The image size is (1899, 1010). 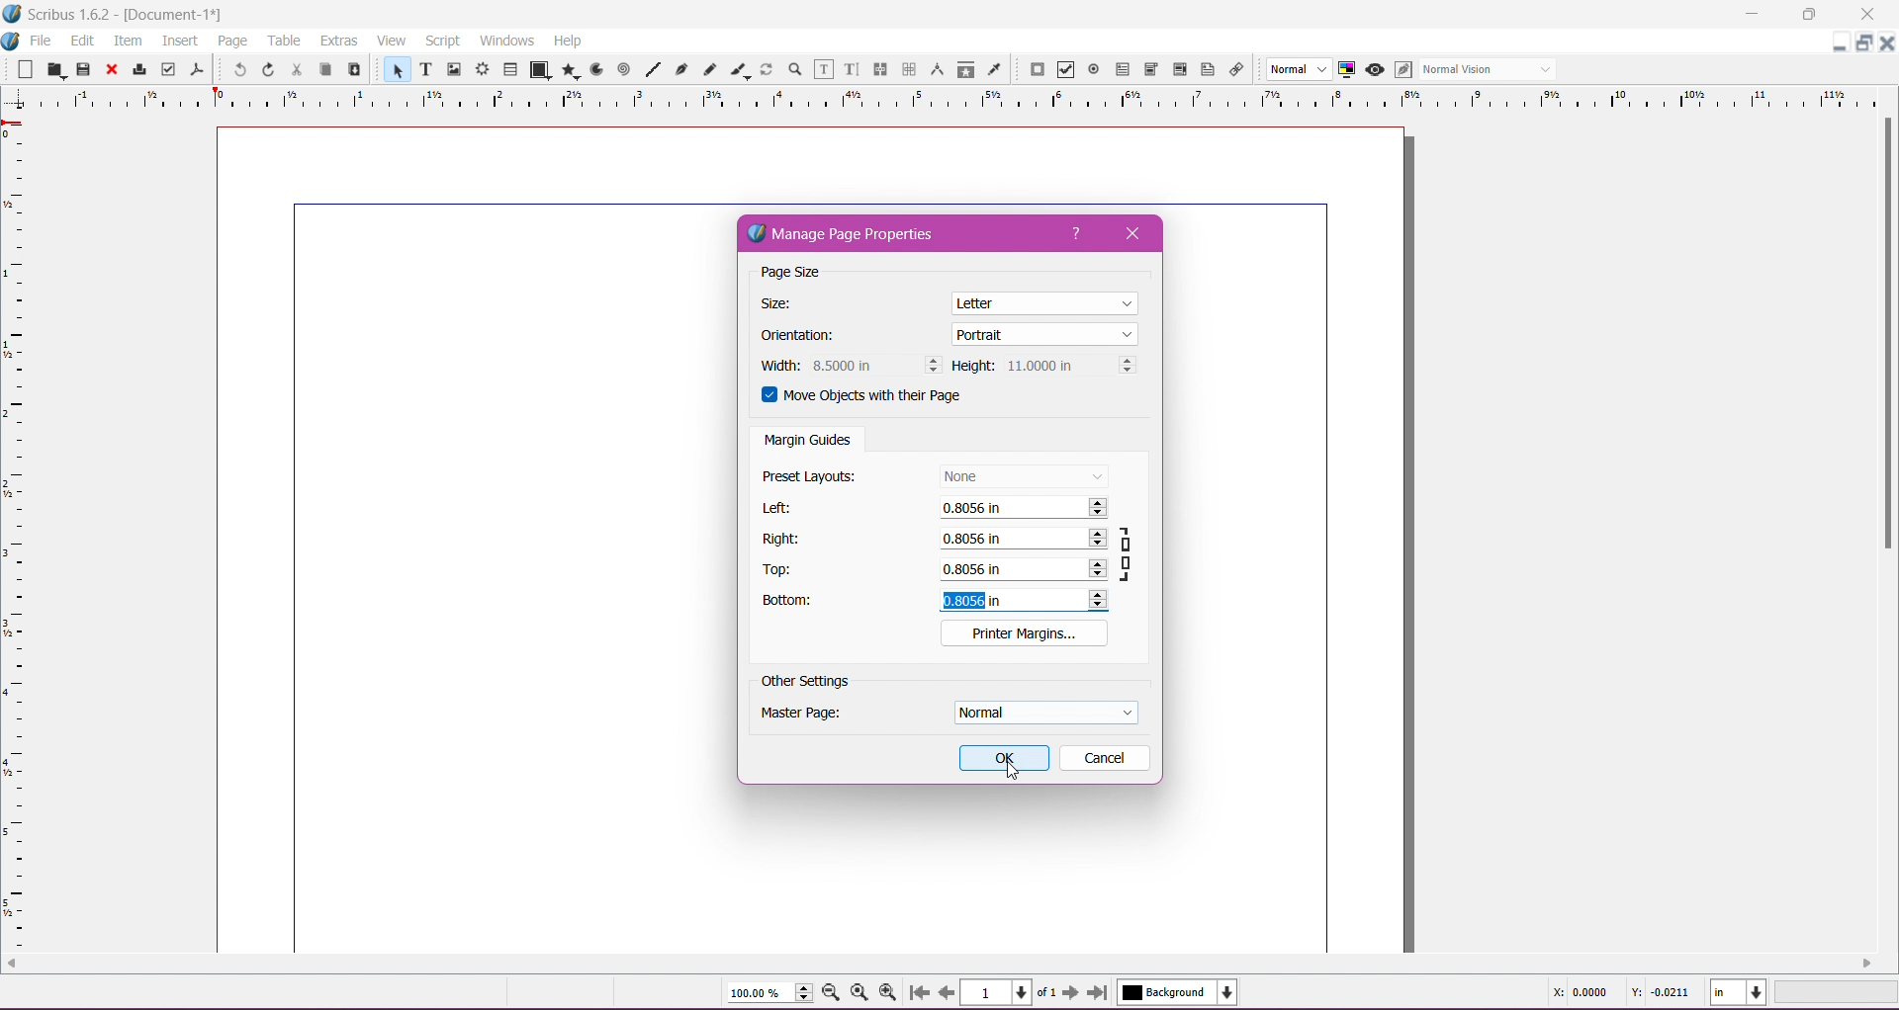 What do you see at coordinates (1865, 42) in the screenshot?
I see `Restore Down Document` at bounding box center [1865, 42].